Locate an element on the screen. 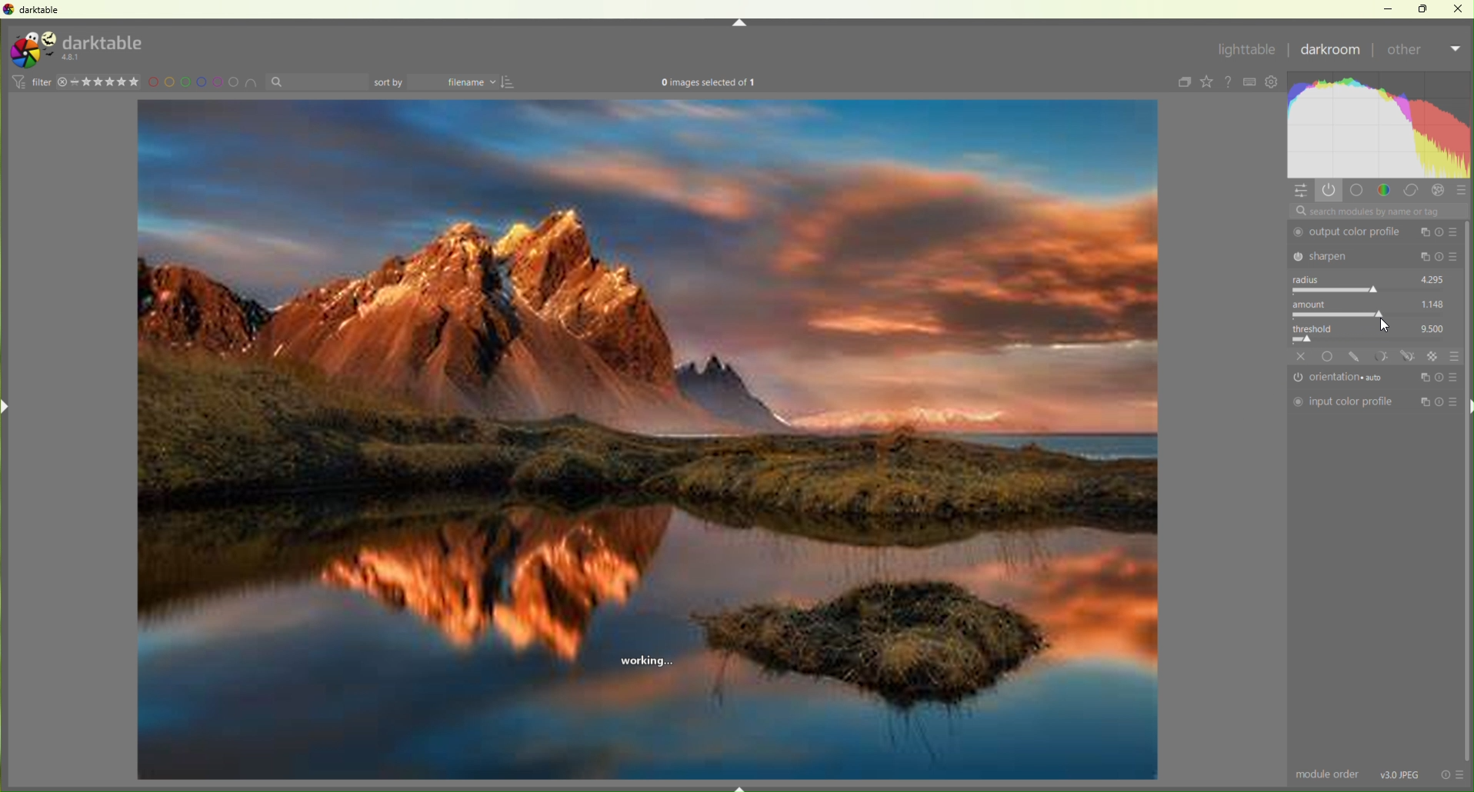  input slider is located at coordinates (1371, 314).